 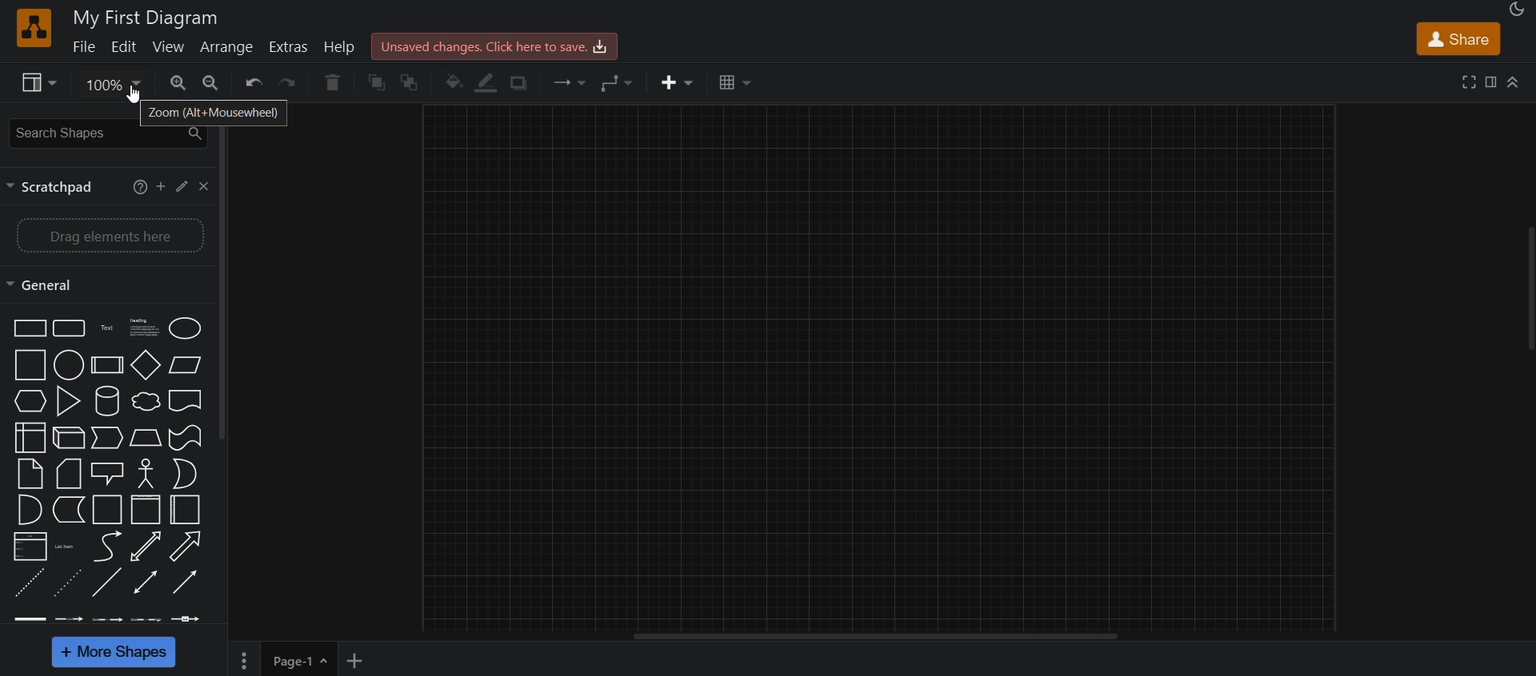 What do you see at coordinates (206, 186) in the screenshot?
I see `close` at bounding box center [206, 186].